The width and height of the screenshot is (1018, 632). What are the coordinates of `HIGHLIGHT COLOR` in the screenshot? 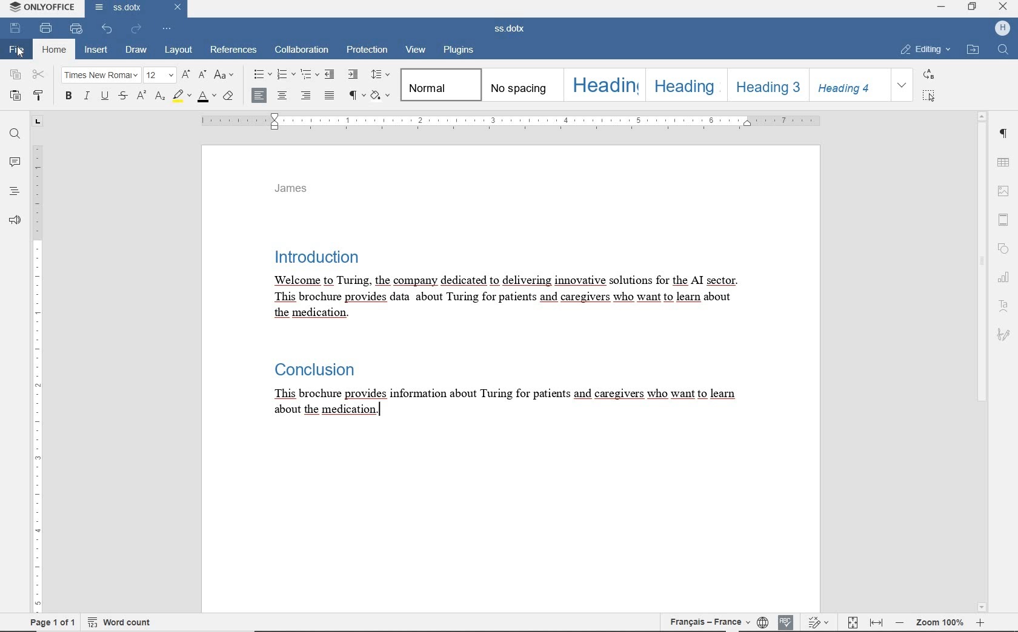 It's located at (181, 97).